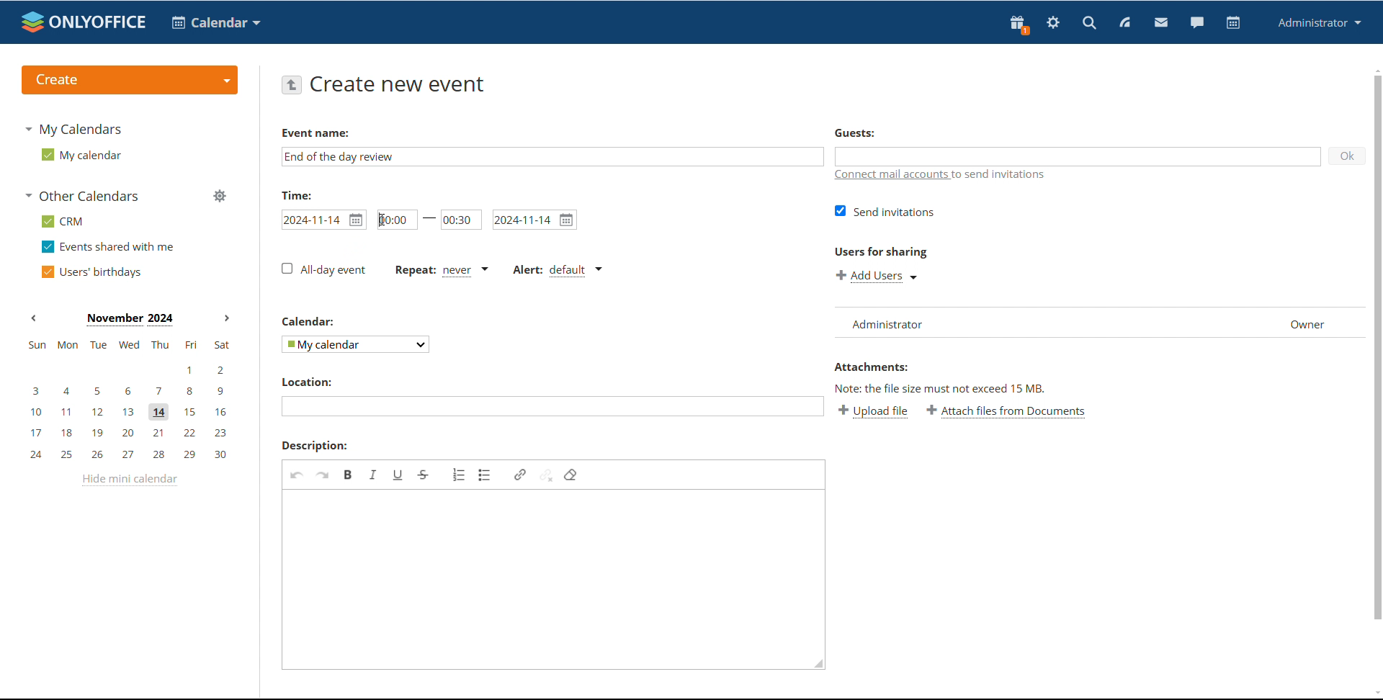 Image resolution: width=1383 pixels, height=700 pixels. What do you see at coordinates (129, 480) in the screenshot?
I see `hide mini calendar` at bounding box center [129, 480].